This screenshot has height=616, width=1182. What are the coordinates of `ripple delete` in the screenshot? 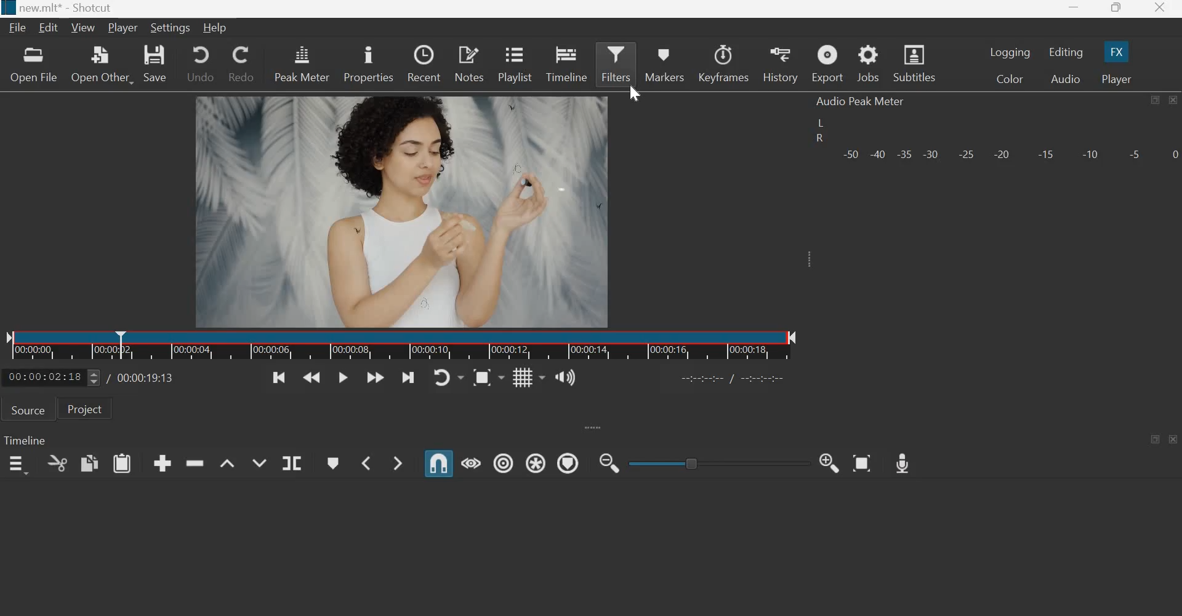 It's located at (195, 462).